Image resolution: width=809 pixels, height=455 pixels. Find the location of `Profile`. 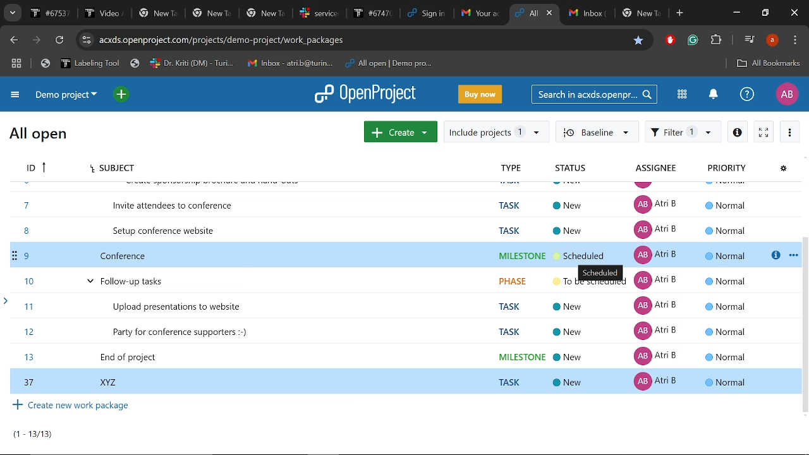

Profile is located at coordinates (772, 40).